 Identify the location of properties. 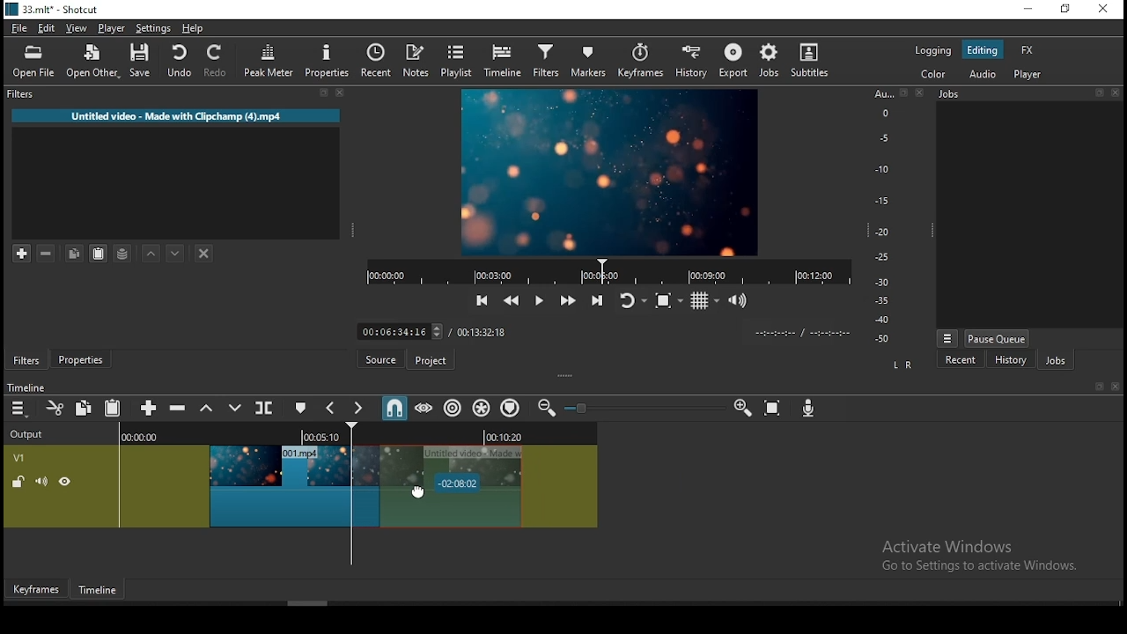
(330, 61).